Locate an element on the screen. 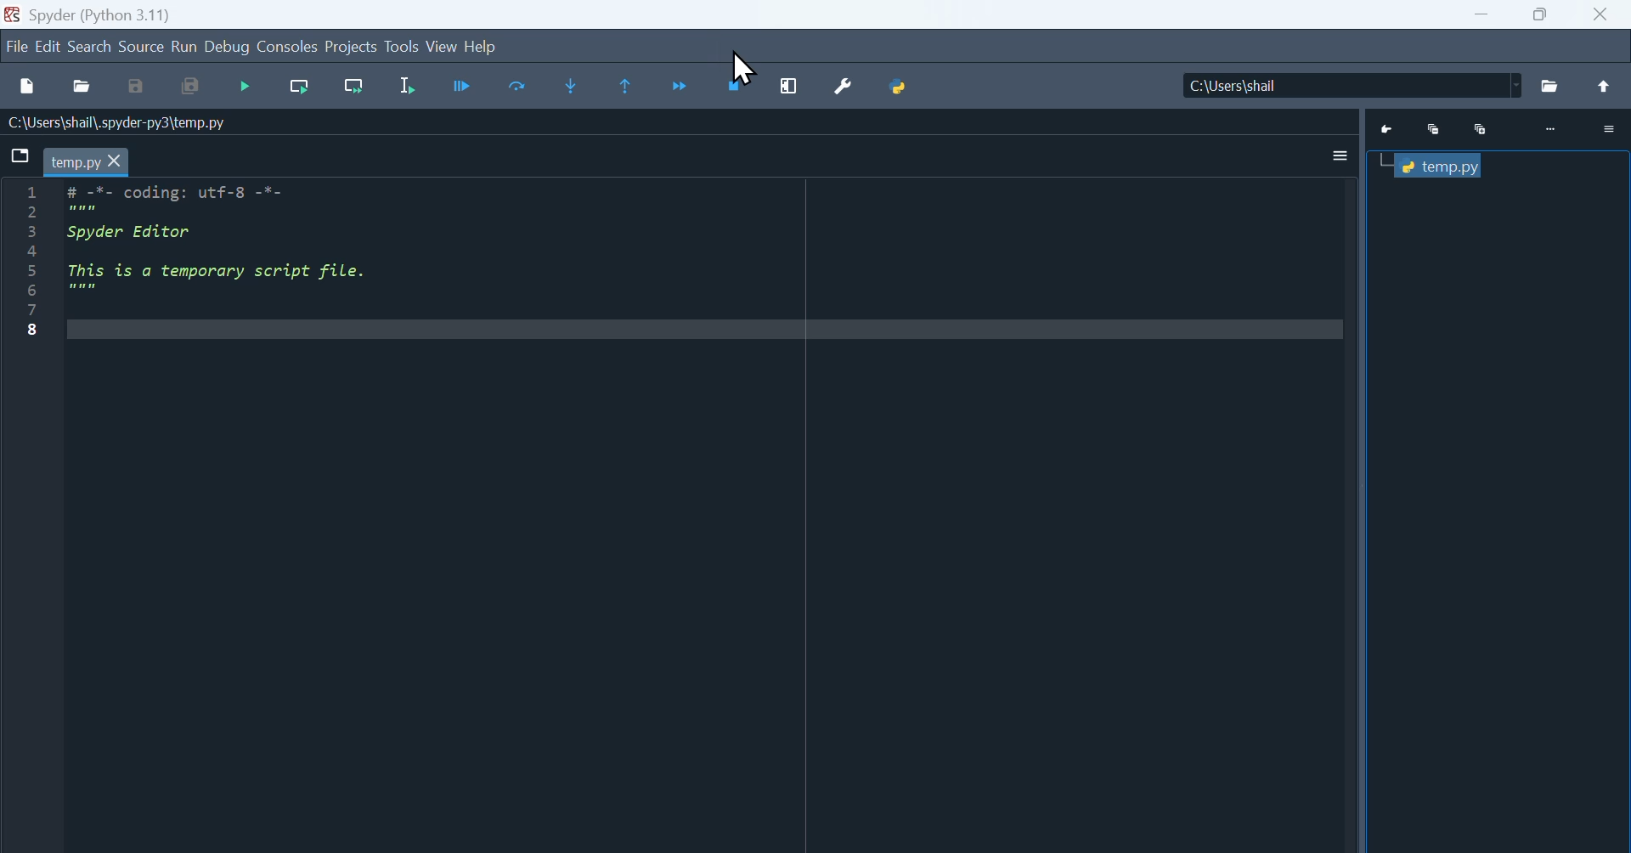 This screenshot has height=853, width=1631. Debug is located at coordinates (228, 48).